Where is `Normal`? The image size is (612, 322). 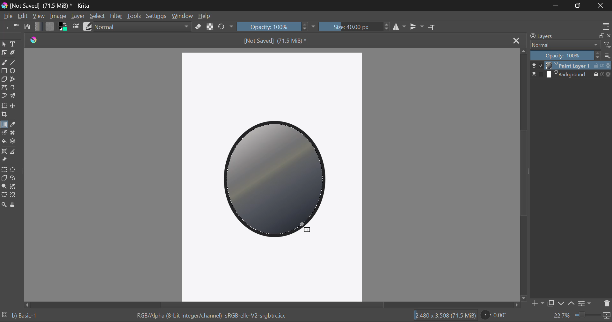 Normal is located at coordinates (565, 45).